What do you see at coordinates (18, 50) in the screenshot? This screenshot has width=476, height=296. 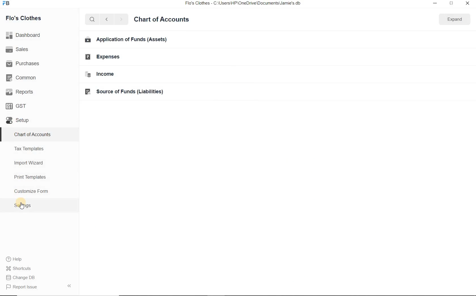 I see `Sales` at bounding box center [18, 50].